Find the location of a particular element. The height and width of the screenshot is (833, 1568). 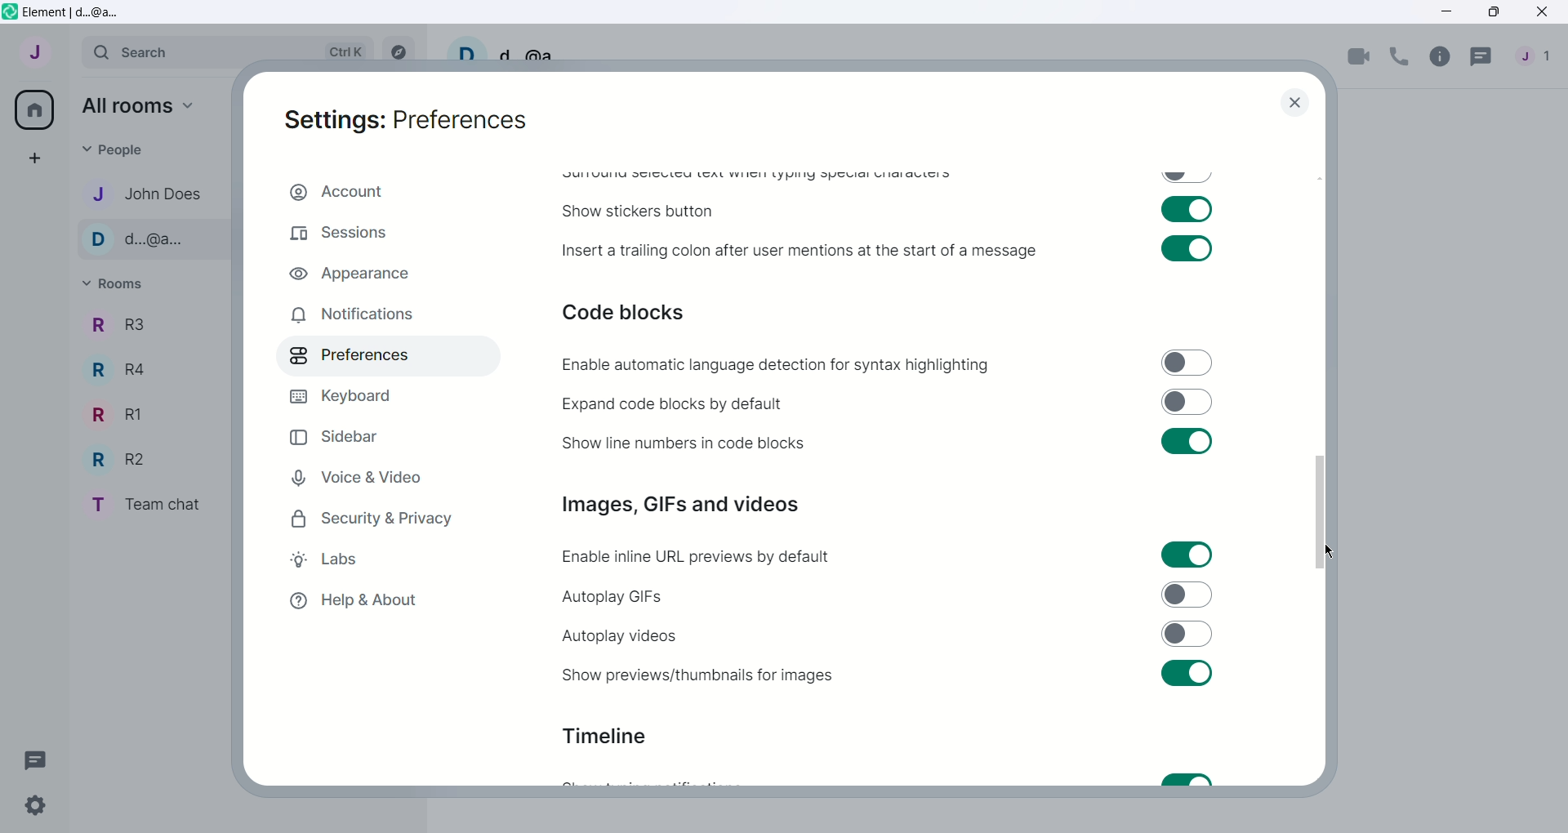

Show previews or thumbnails for images is located at coordinates (694, 675).